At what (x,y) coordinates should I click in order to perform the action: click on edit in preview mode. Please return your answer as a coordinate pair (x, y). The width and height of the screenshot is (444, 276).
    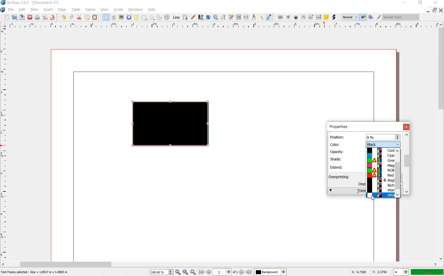
    Looking at the image, I should click on (379, 17).